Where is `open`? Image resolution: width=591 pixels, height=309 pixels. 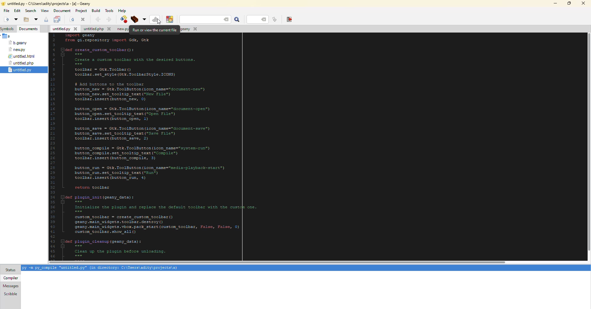 open is located at coordinates (71, 19).